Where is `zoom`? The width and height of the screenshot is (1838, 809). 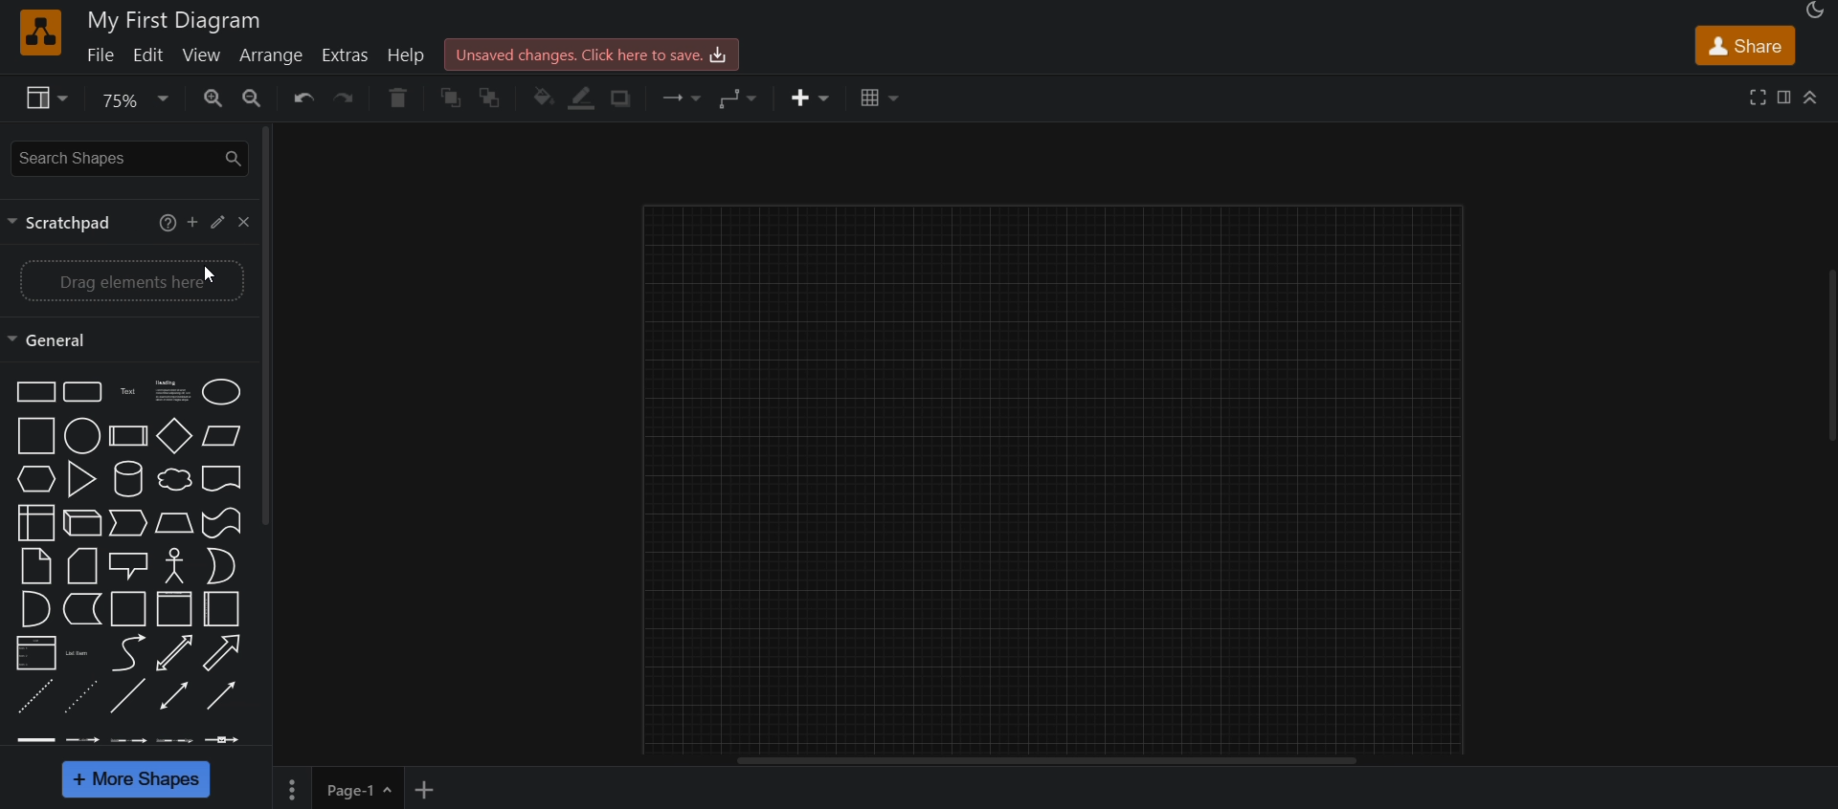
zoom is located at coordinates (132, 101).